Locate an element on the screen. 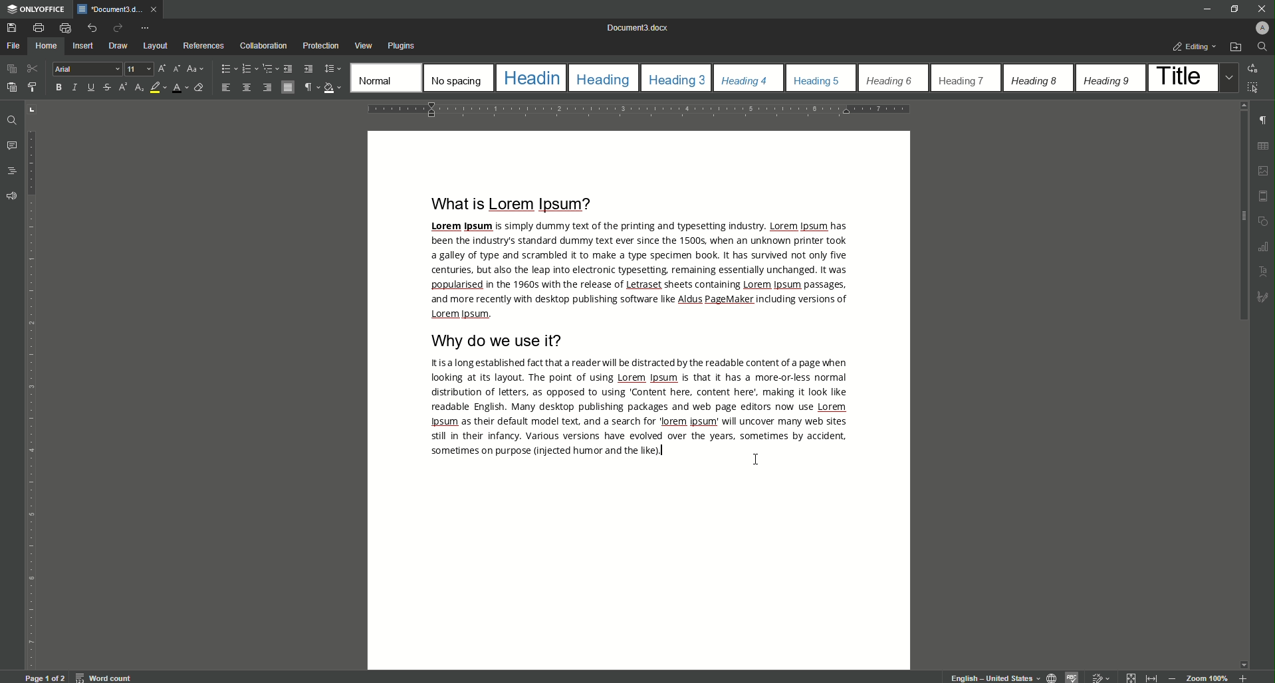  Insert is located at coordinates (85, 47).